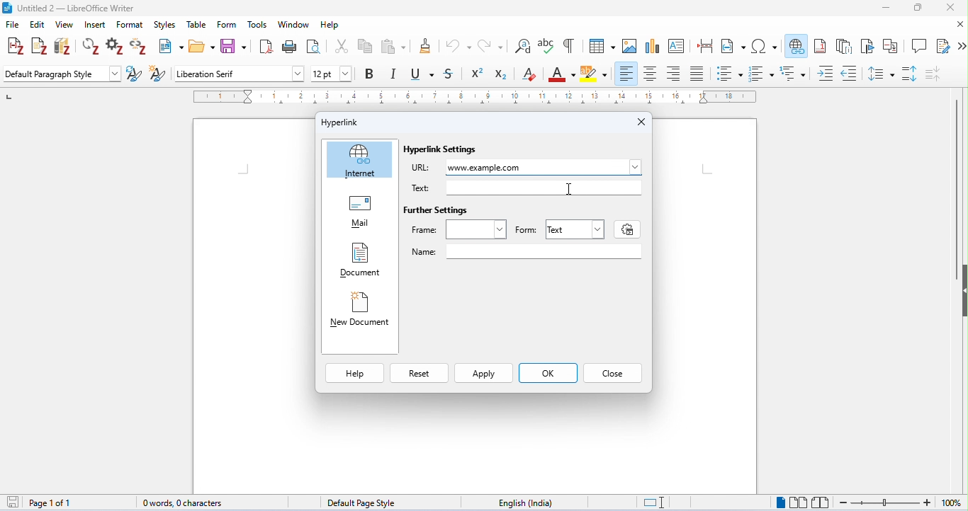  What do you see at coordinates (804, 54) in the screenshot?
I see `cursor` at bounding box center [804, 54].